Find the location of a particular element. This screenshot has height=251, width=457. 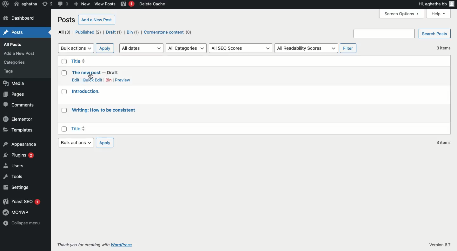

Categories is located at coordinates (15, 62).